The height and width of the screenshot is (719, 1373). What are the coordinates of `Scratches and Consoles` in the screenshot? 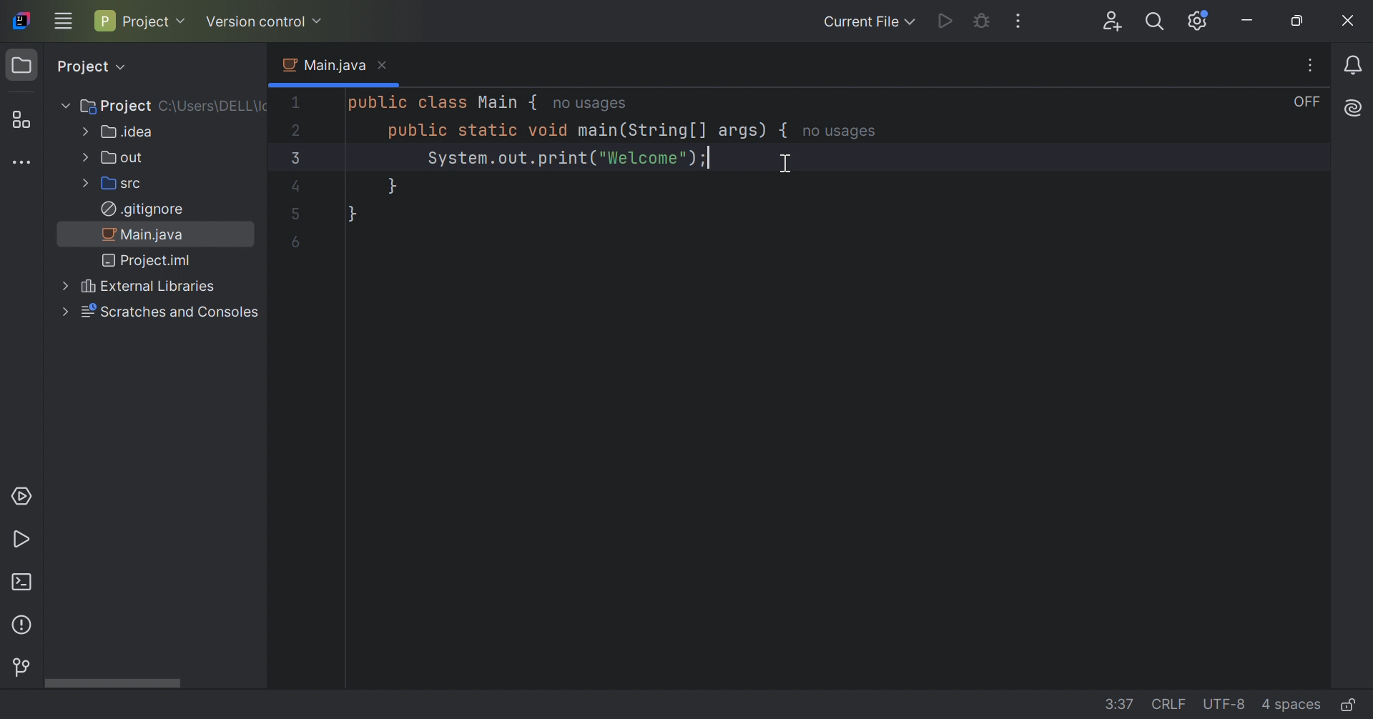 It's located at (158, 312).